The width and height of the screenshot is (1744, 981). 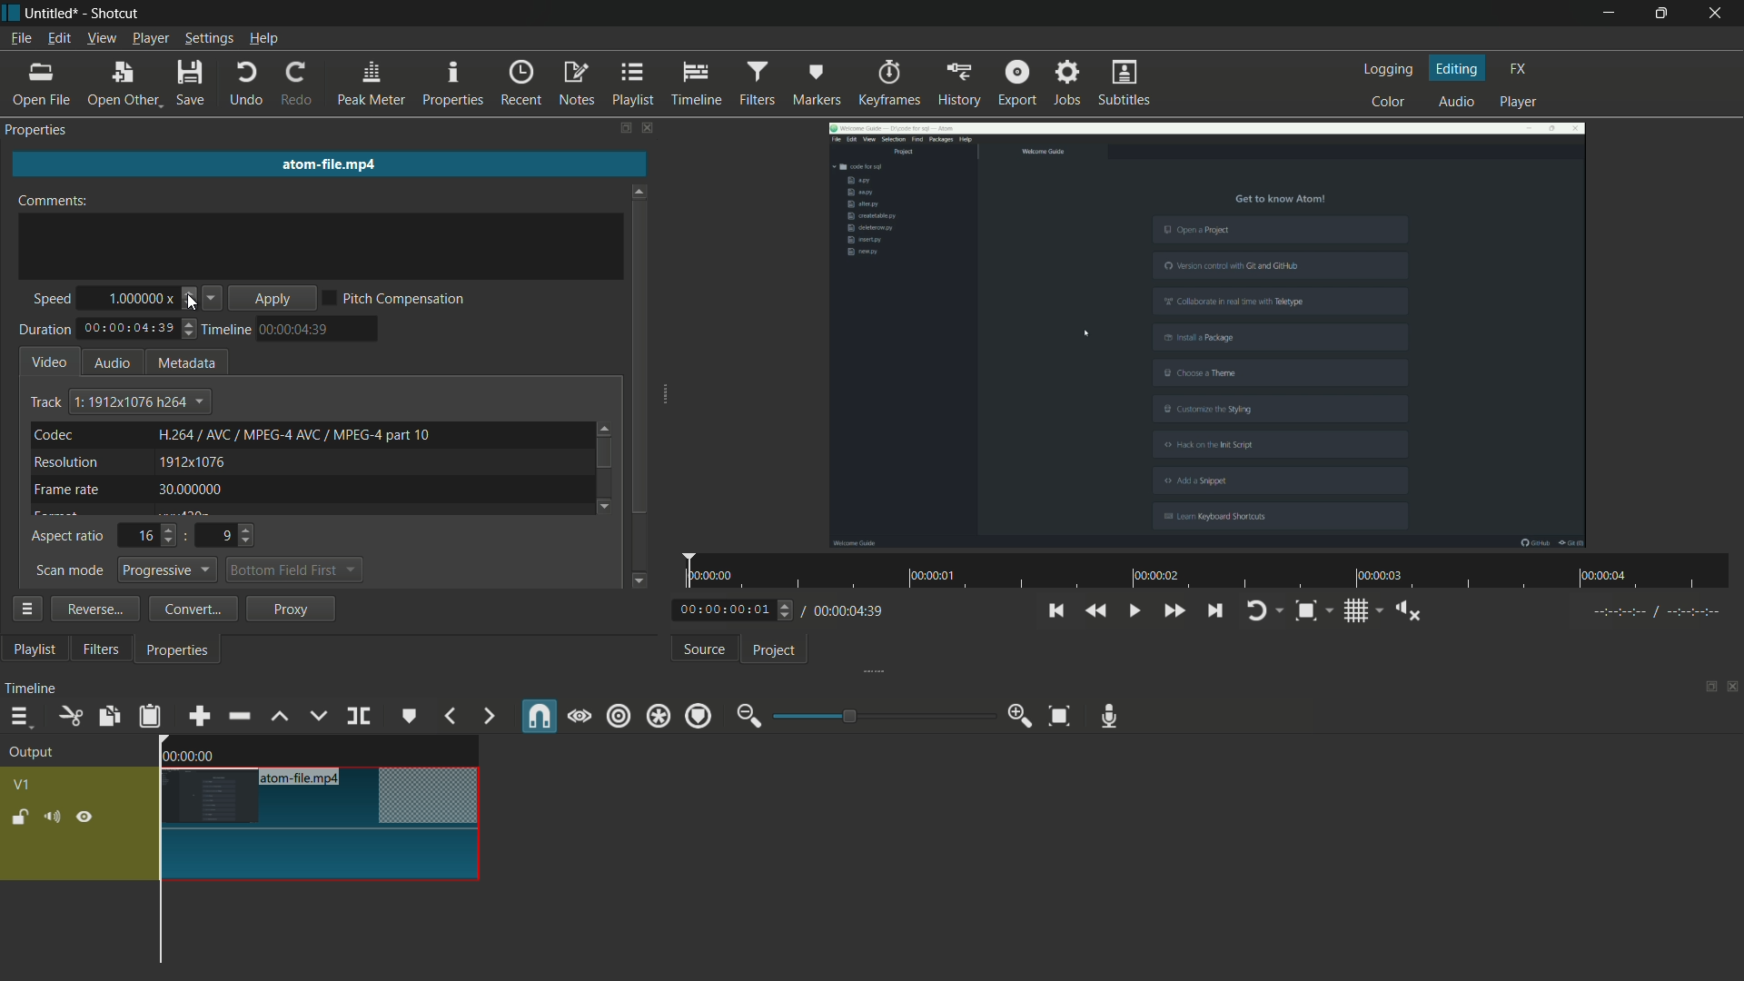 What do you see at coordinates (624, 127) in the screenshot?
I see `change layout` at bounding box center [624, 127].